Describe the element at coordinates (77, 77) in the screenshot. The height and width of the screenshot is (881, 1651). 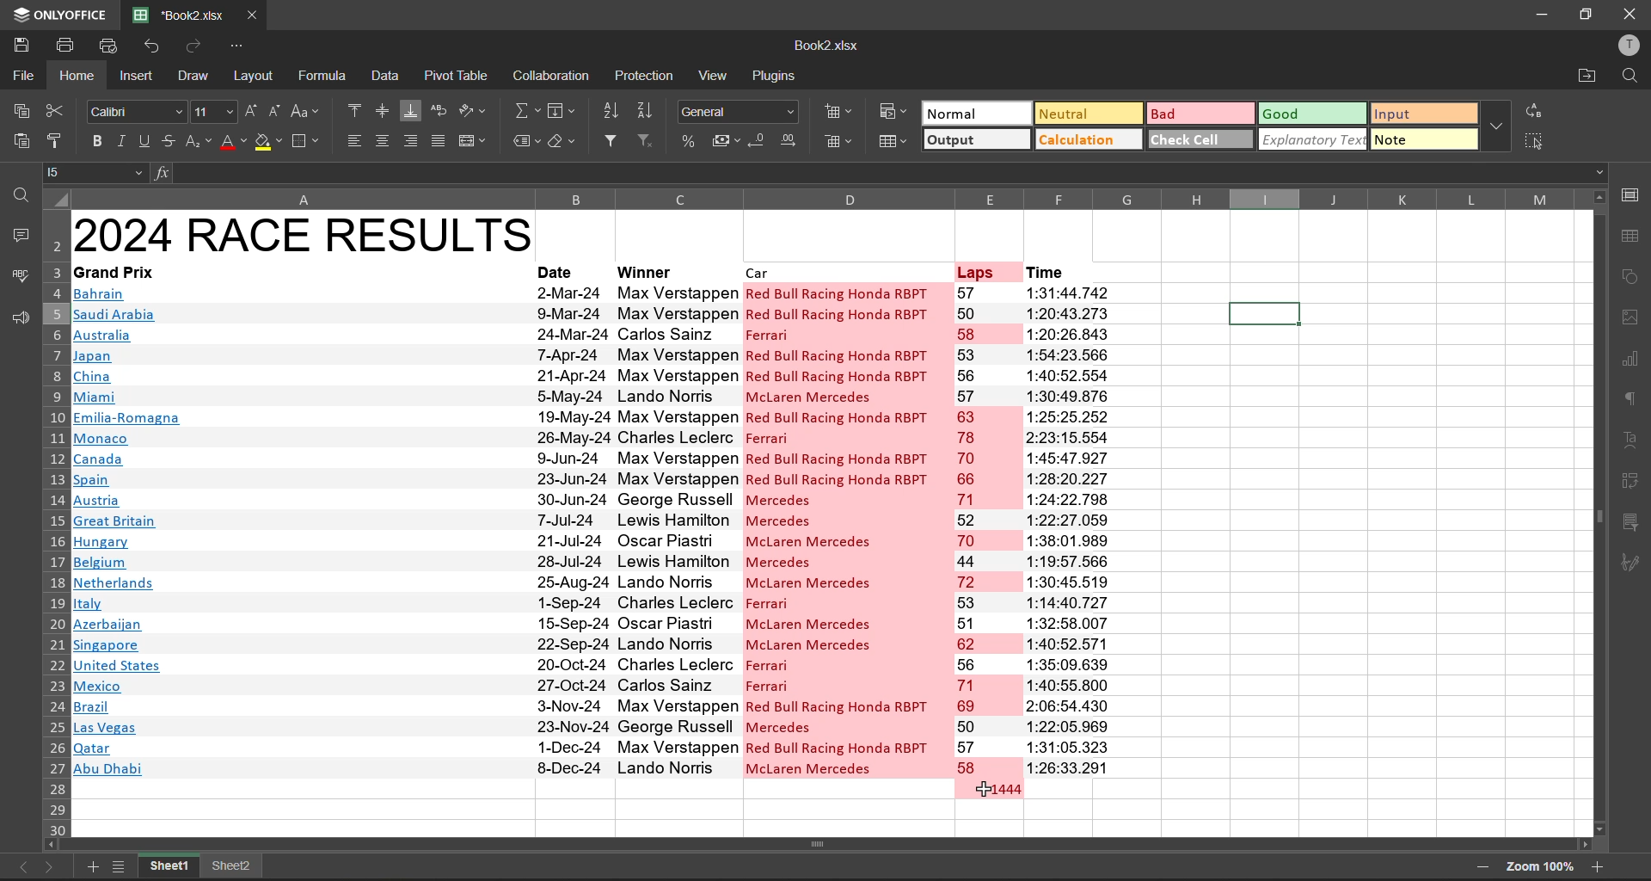
I see `home` at that location.